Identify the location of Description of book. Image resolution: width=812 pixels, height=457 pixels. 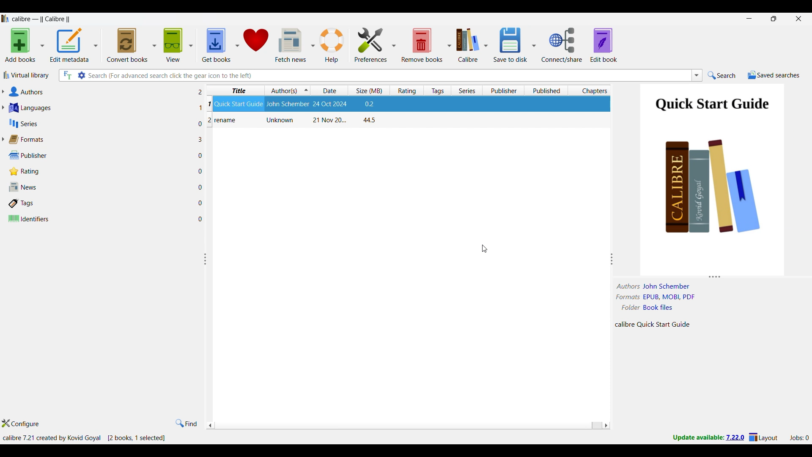
(660, 324).